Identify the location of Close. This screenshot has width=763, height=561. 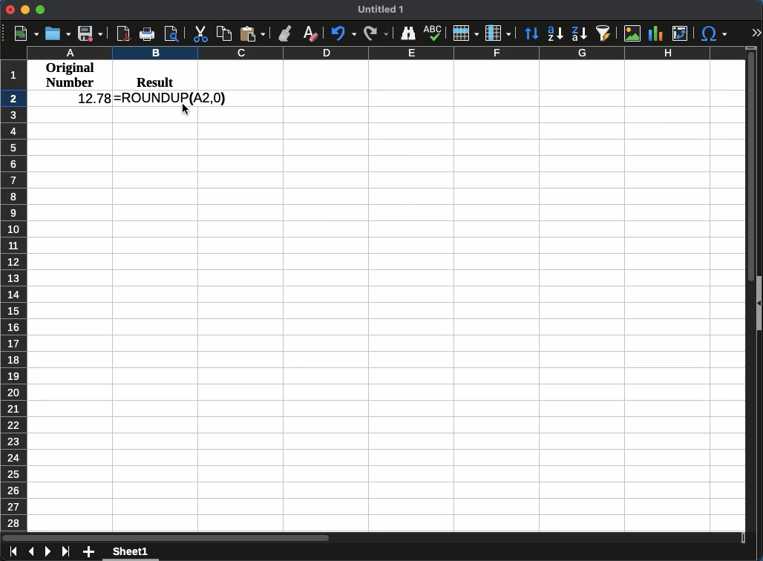
(10, 10).